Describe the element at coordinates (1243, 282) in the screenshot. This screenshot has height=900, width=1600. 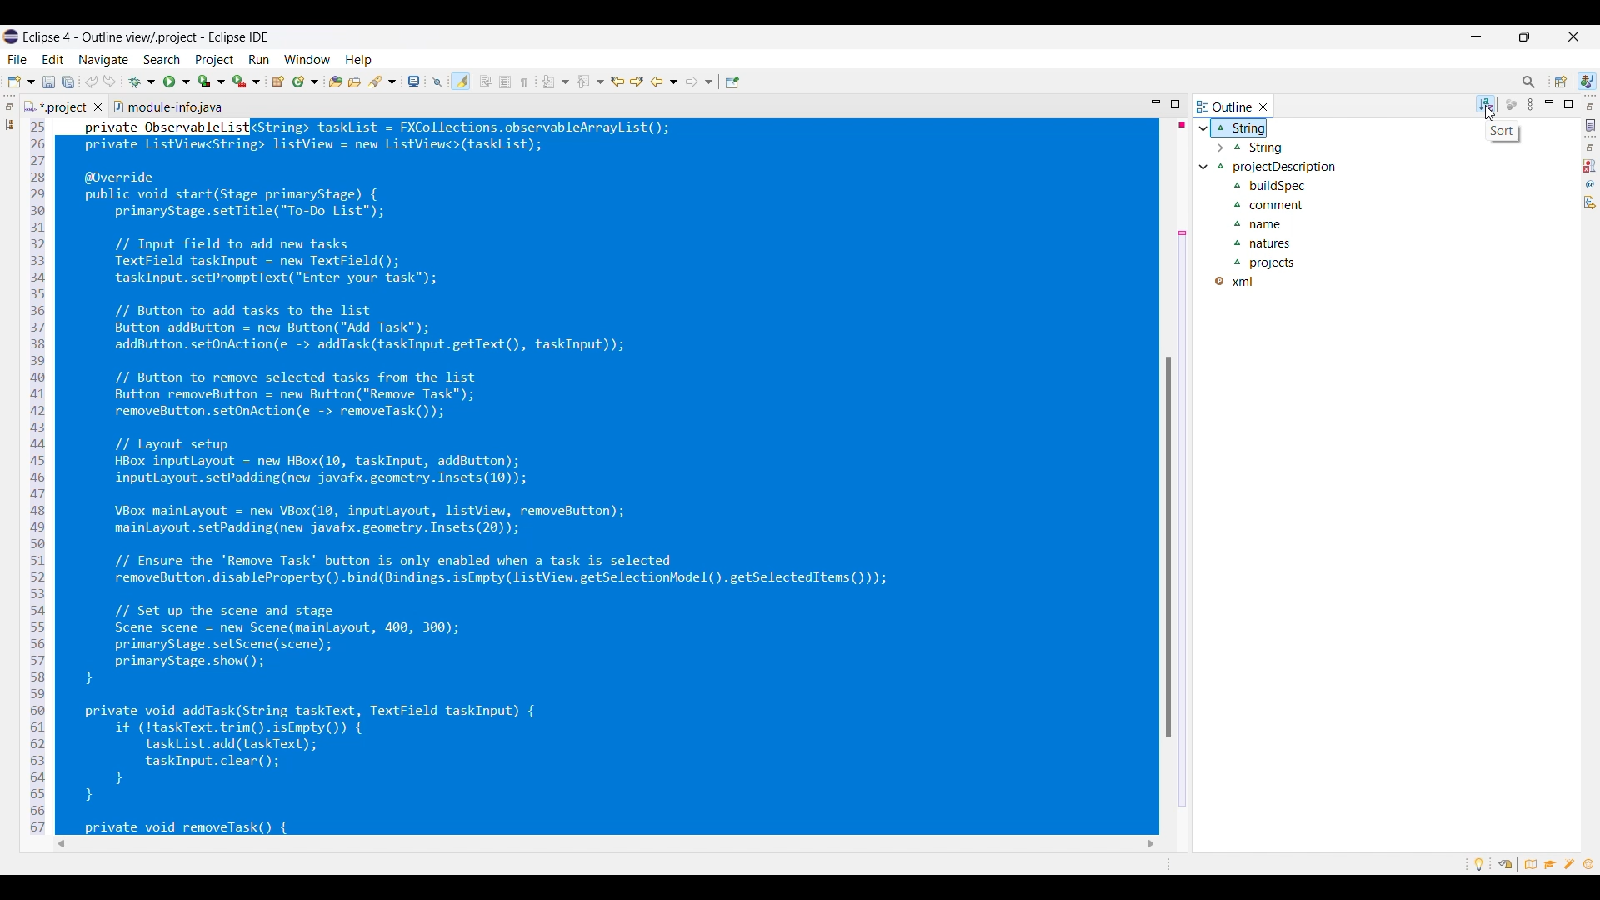
I see `xml` at that location.